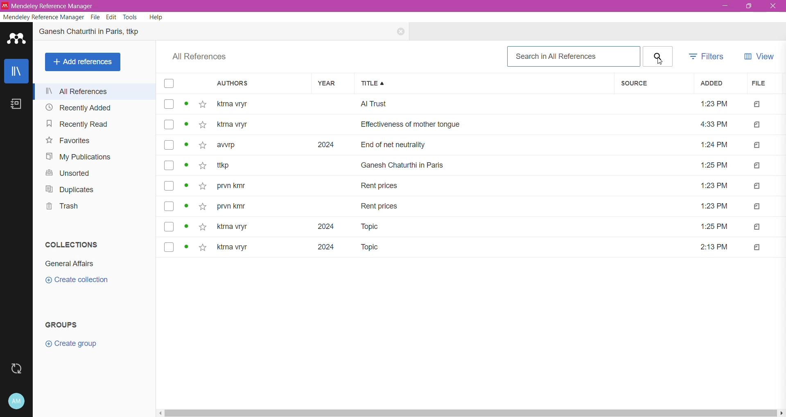  What do you see at coordinates (652, 84) in the screenshot?
I see `Source` at bounding box center [652, 84].